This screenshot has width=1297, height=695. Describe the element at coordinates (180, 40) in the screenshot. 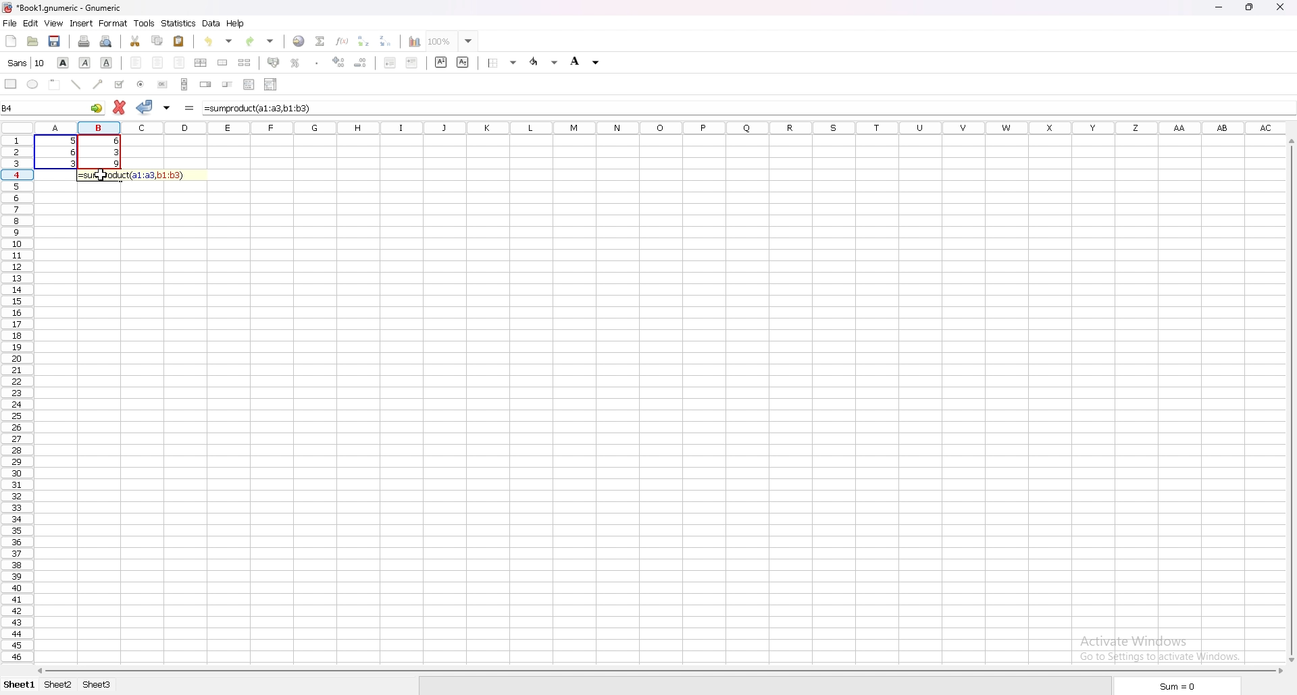

I see `paste` at that location.